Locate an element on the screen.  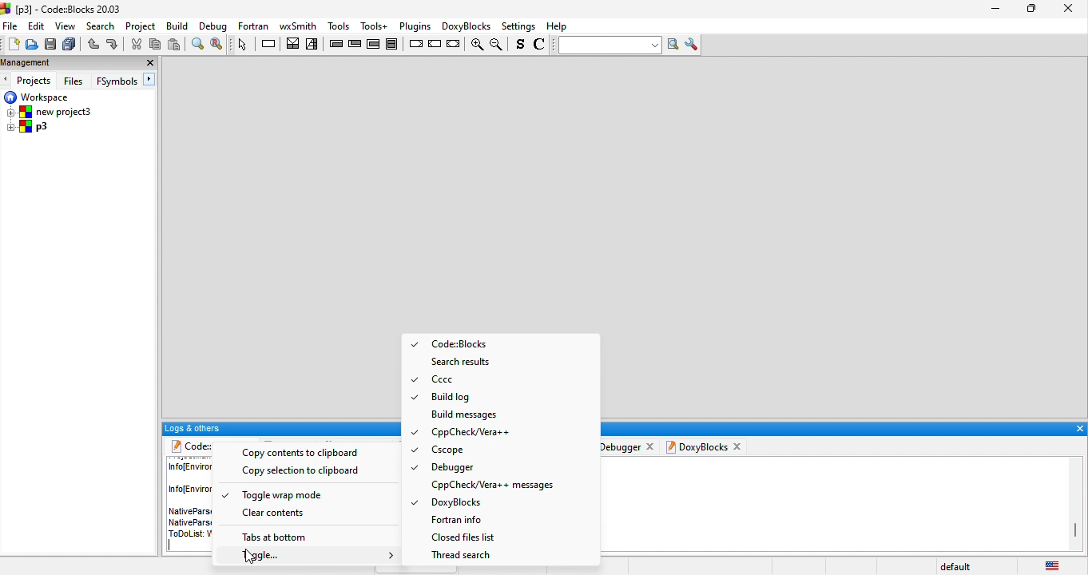
code-blocks 20.03 is located at coordinates (62, 8).